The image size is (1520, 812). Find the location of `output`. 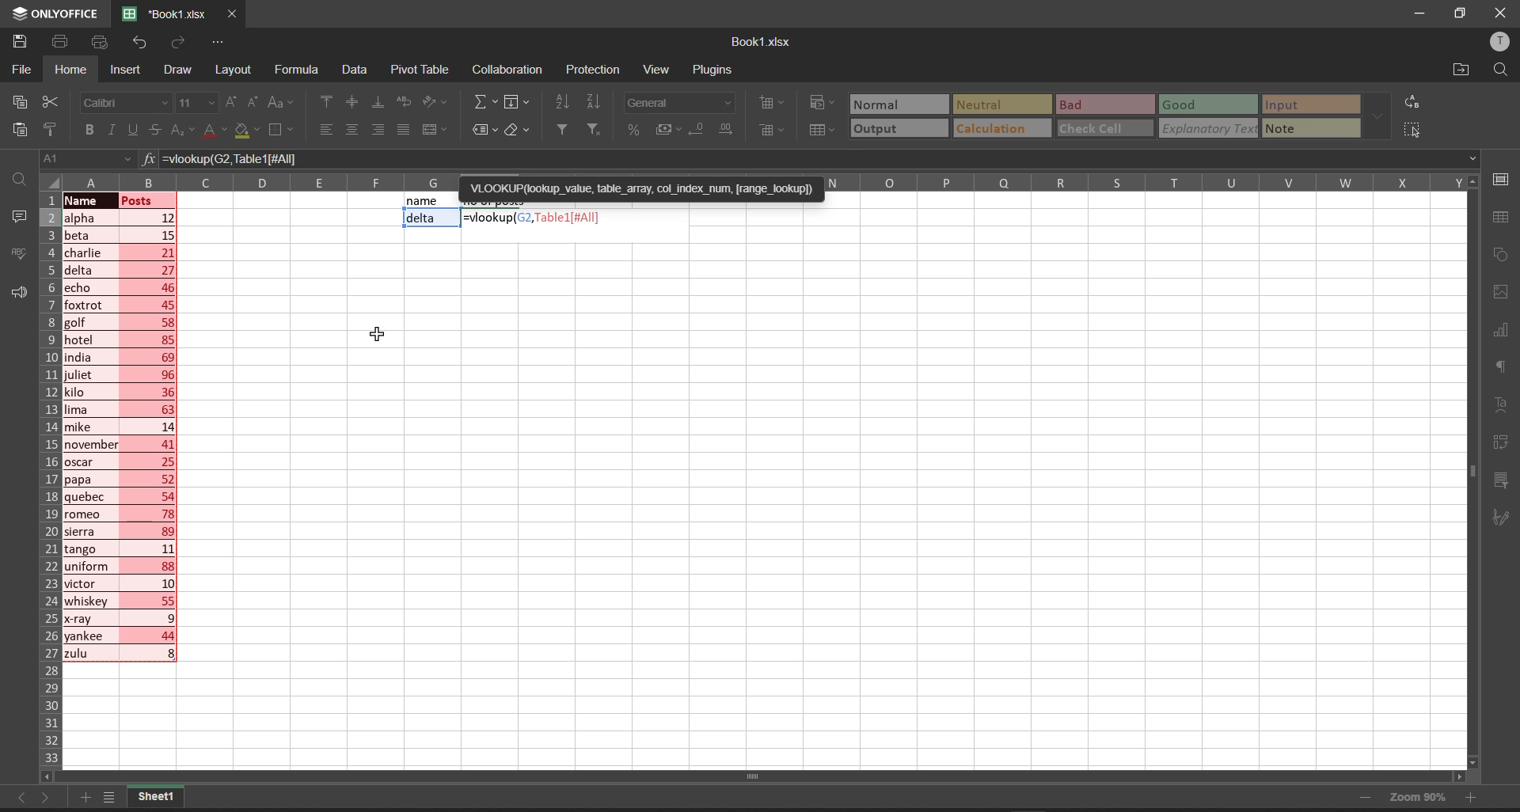

output is located at coordinates (881, 129).